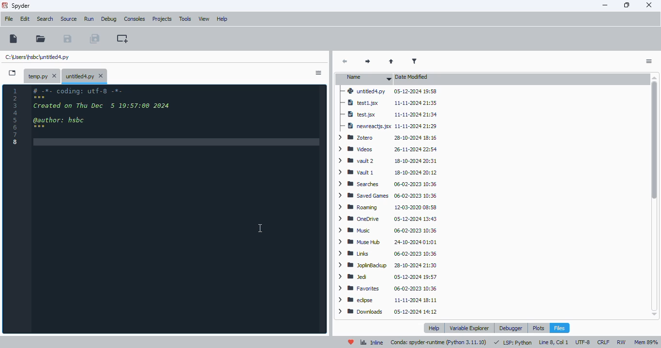  What do you see at coordinates (649, 5) in the screenshot?
I see `close` at bounding box center [649, 5].